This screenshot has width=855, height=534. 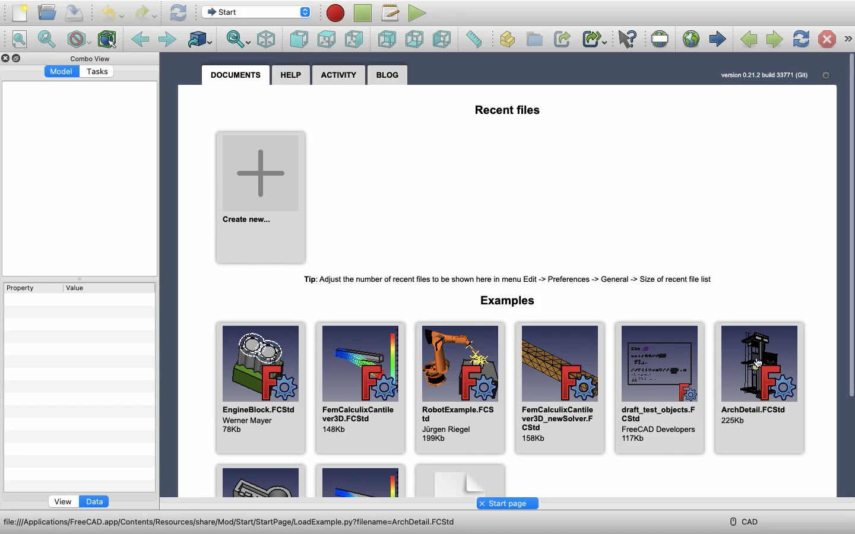 What do you see at coordinates (298, 38) in the screenshot?
I see `Front` at bounding box center [298, 38].